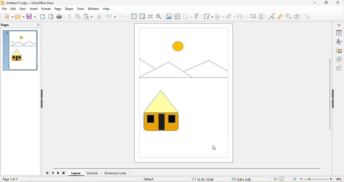  I want to click on export as pdf, so click(51, 16).